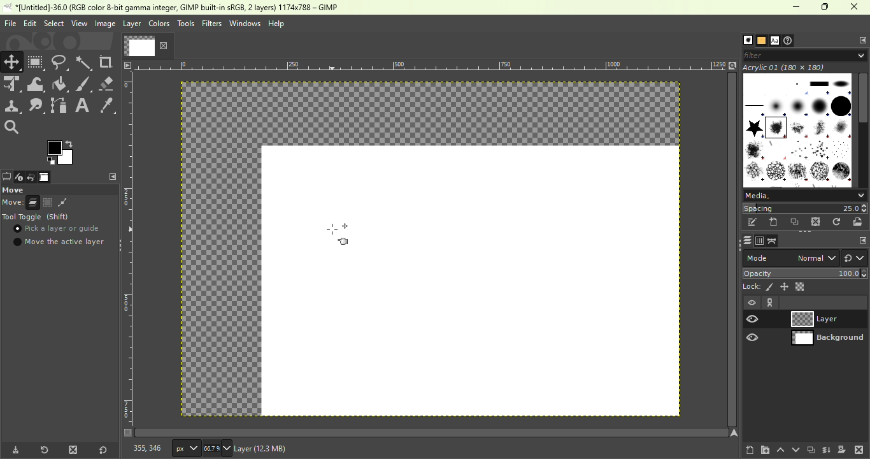 This screenshot has height=459, width=870. What do you see at coordinates (780, 450) in the screenshot?
I see `Move this layer to the top of the layer stack` at bounding box center [780, 450].